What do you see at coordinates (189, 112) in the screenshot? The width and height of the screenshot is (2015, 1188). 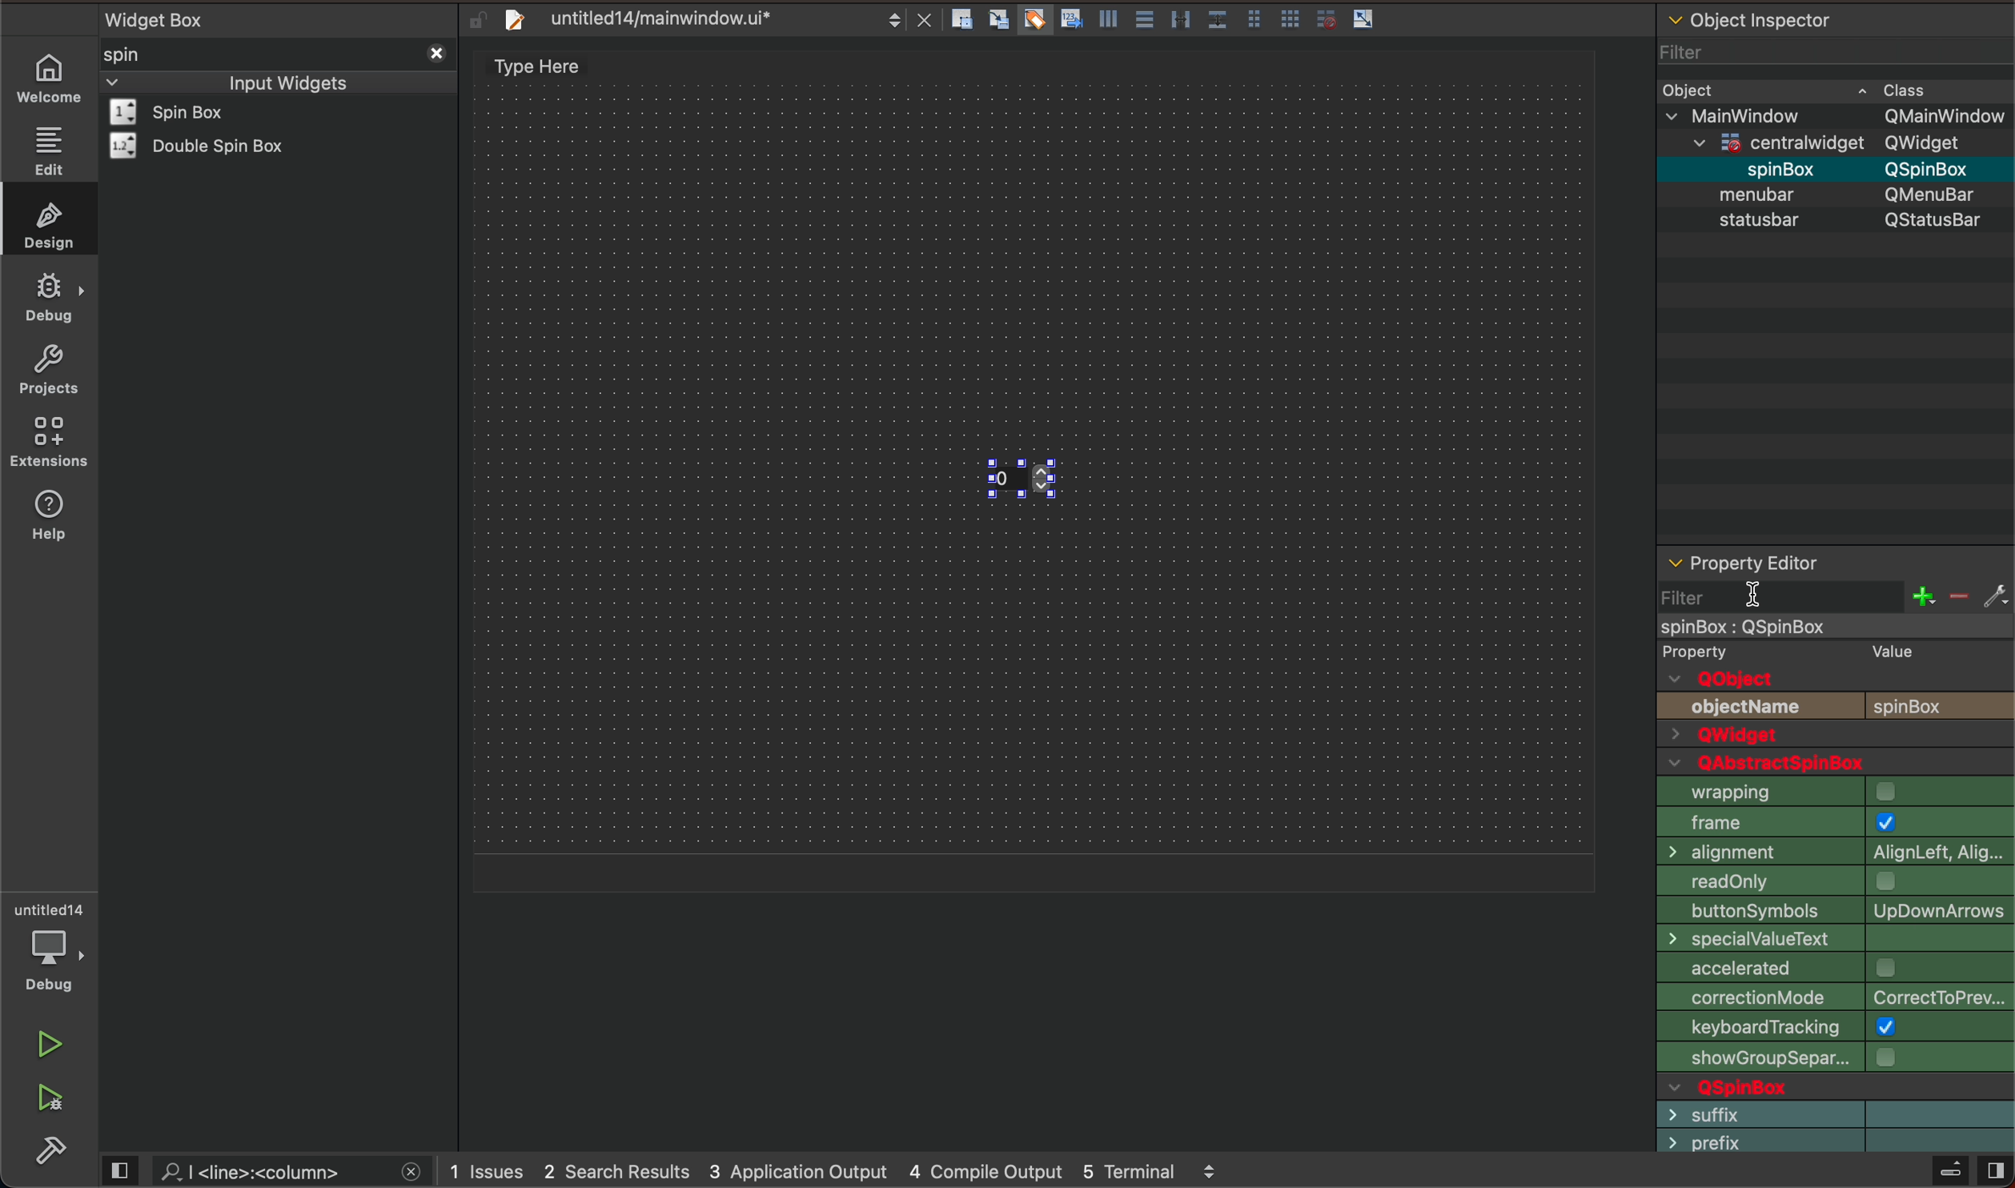 I see `widget` at bounding box center [189, 112].